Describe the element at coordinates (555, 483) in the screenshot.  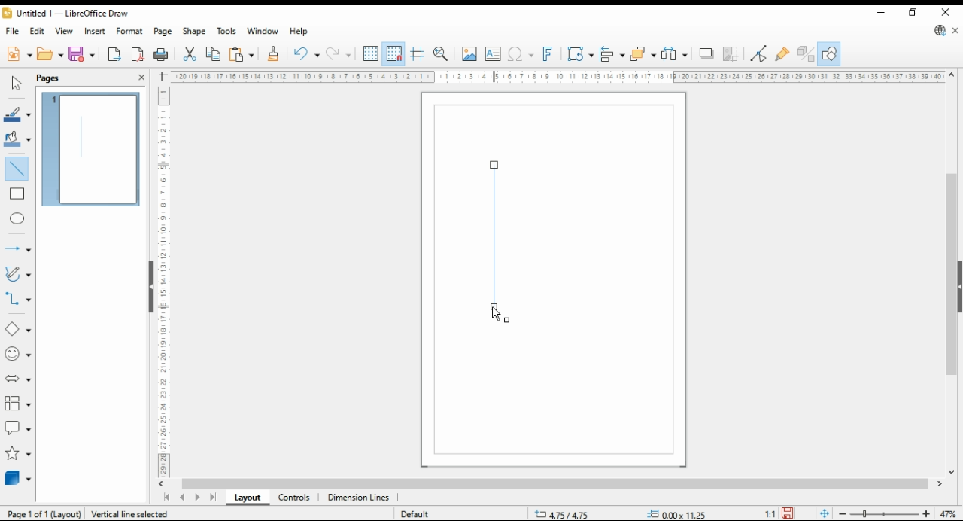
I see `scroll bar` at that location.